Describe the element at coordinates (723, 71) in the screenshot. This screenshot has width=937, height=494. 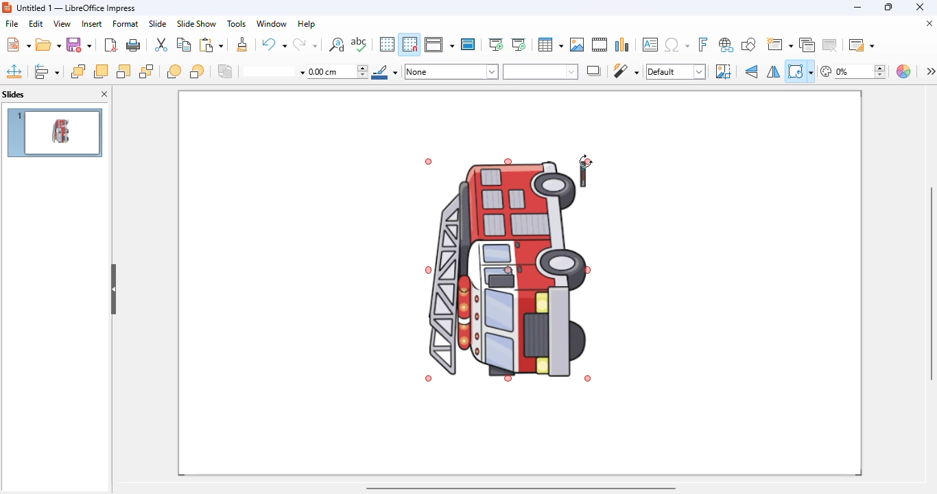
I see `crop image` at that location.